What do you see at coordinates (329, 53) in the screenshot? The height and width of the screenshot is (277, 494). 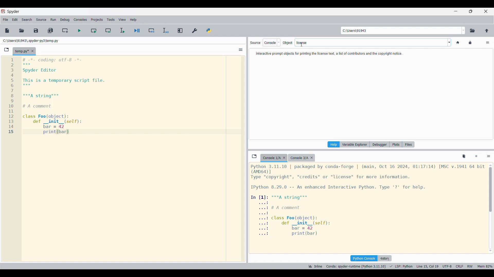 I see `Description of text typed in` at bounding box center [329, 53].